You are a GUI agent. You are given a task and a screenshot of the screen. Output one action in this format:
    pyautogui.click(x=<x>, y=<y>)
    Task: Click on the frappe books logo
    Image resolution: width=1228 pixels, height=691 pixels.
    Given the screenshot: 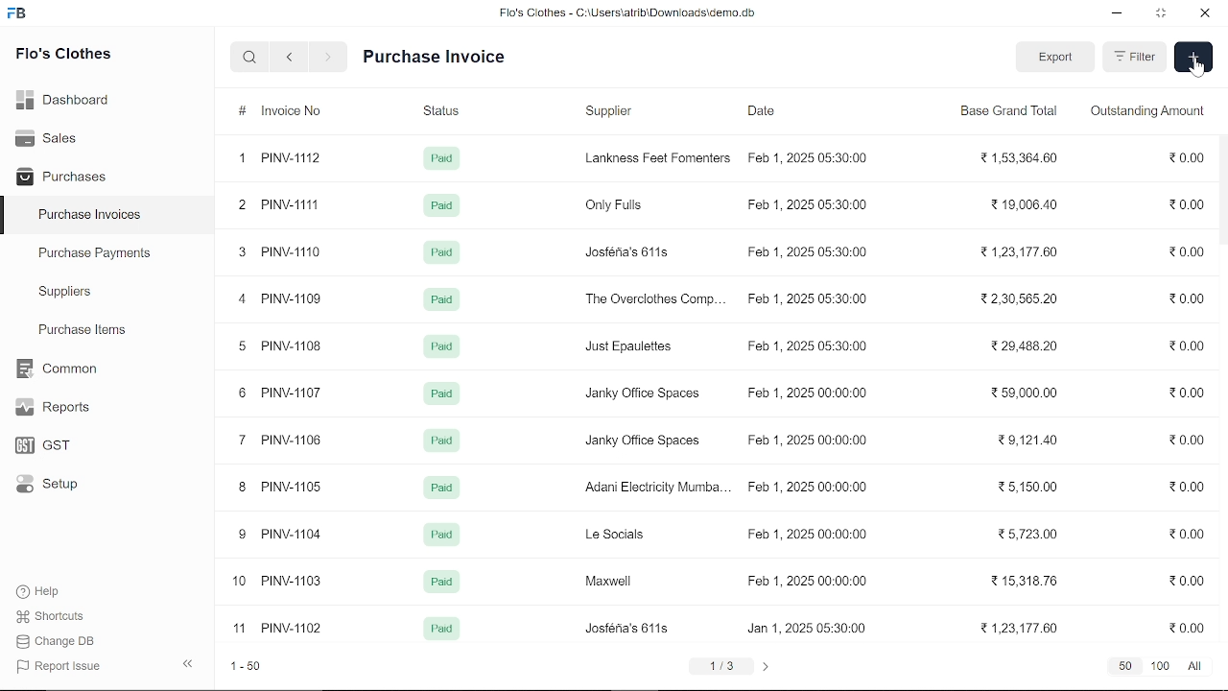 What is the action you would take?
    pyautogui.click(x=21, y=14)
    